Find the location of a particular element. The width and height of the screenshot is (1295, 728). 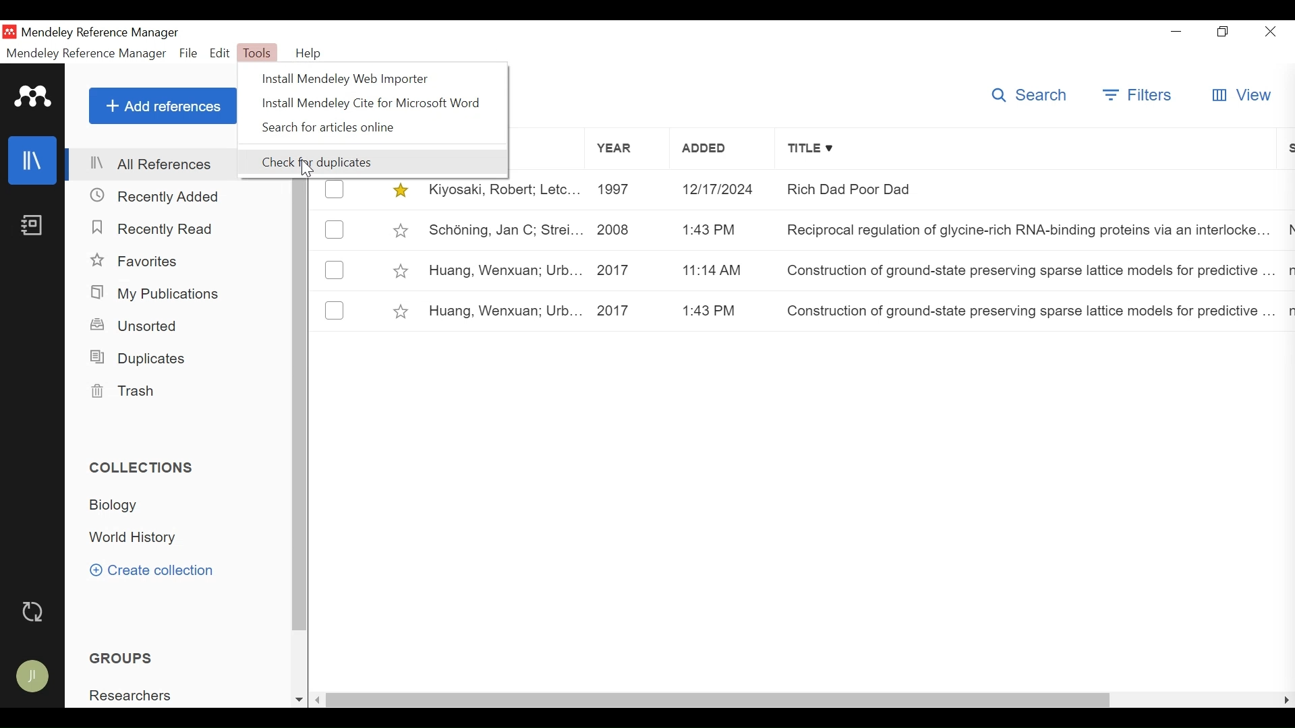

Help is located at coordinates (310, 54).